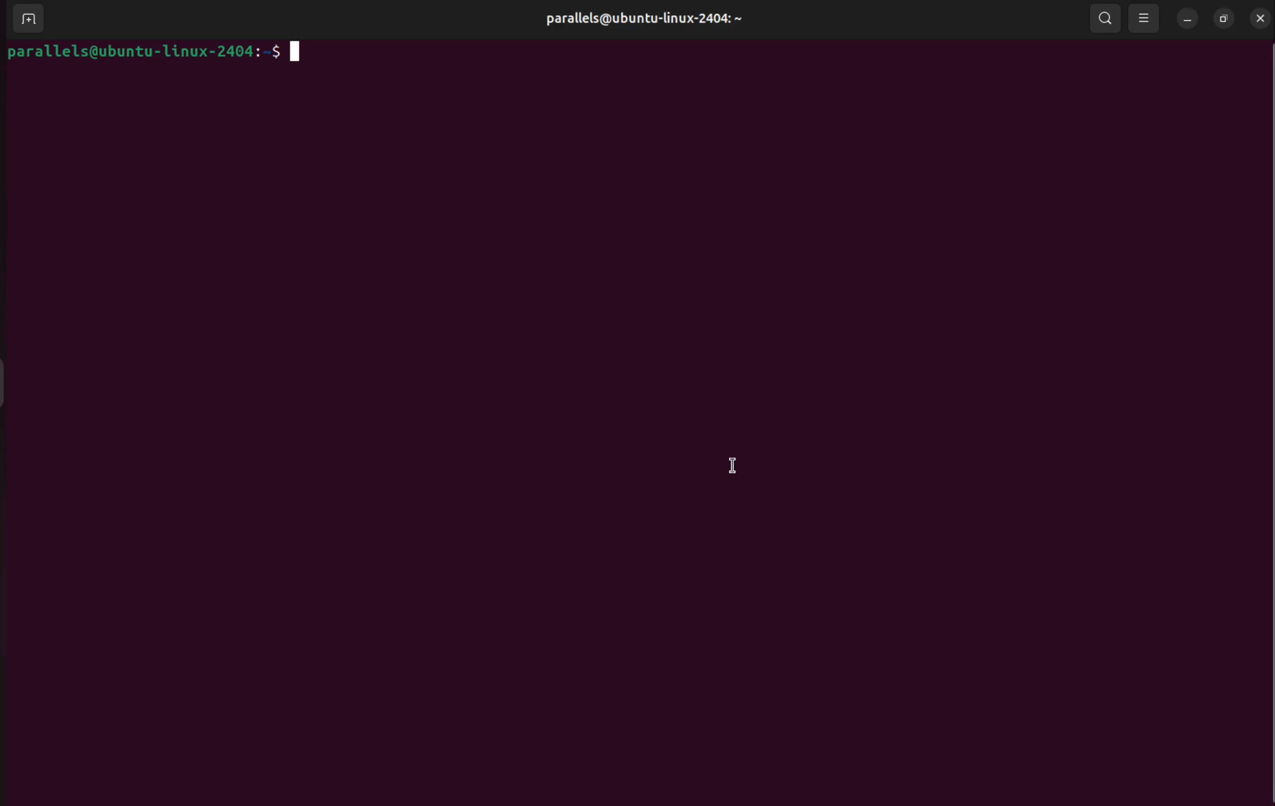  Describe the element at coordinates (156, 53) in the screenshot. I see `bash prompt` at that location.